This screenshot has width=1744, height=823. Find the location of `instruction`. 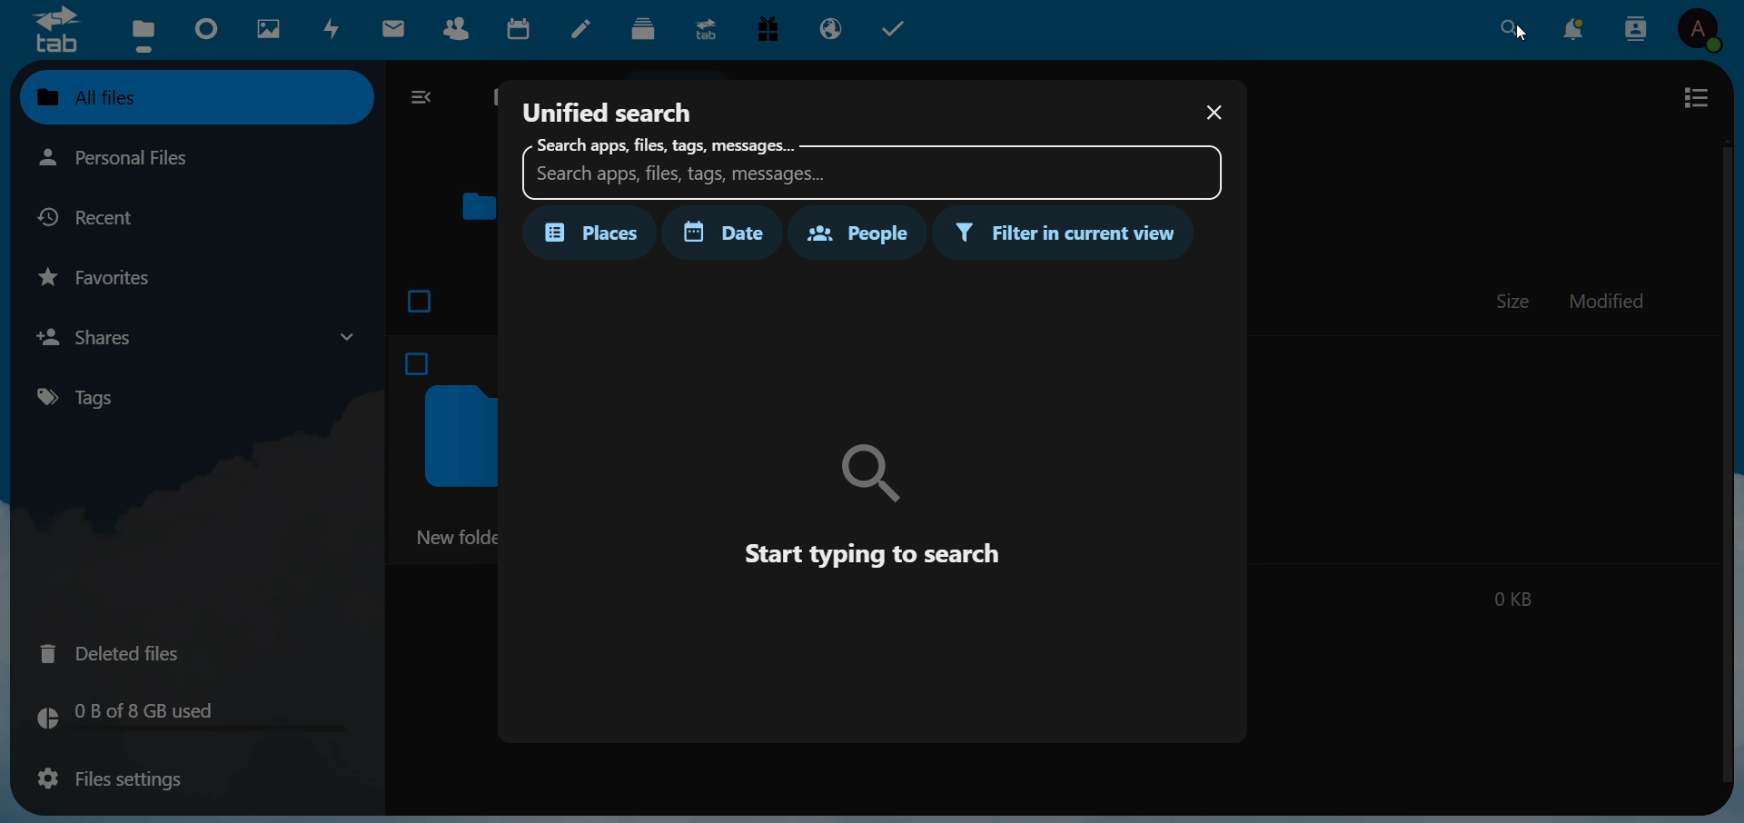

instruction is located at coordinates (881, 496).